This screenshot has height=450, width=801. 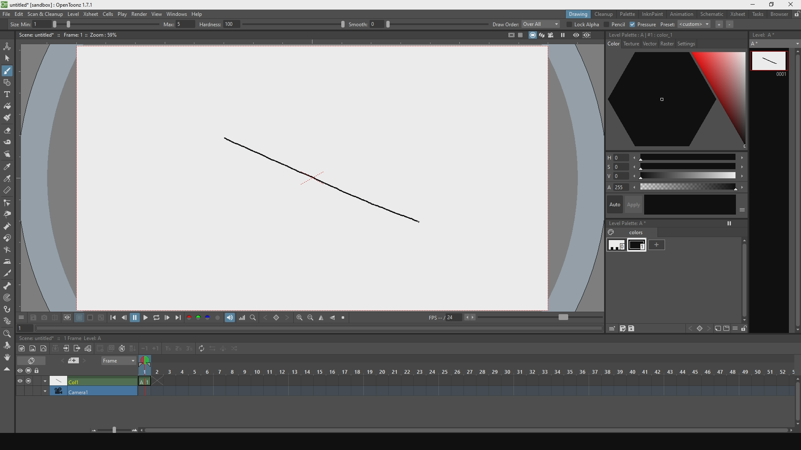 What do you see at coordinates (531, 37) in the screenshot?
I see `stop` at bounding box center [531, 37].